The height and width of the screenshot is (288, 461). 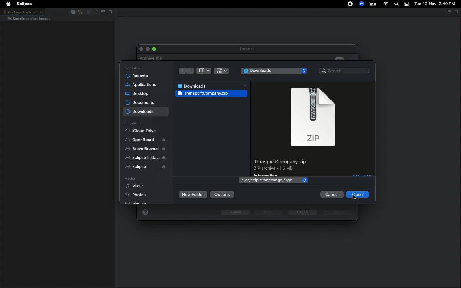 What do you see at coordinates (344, 71) in the screenshot?
I see `Search` at bounding box center [344, 71].